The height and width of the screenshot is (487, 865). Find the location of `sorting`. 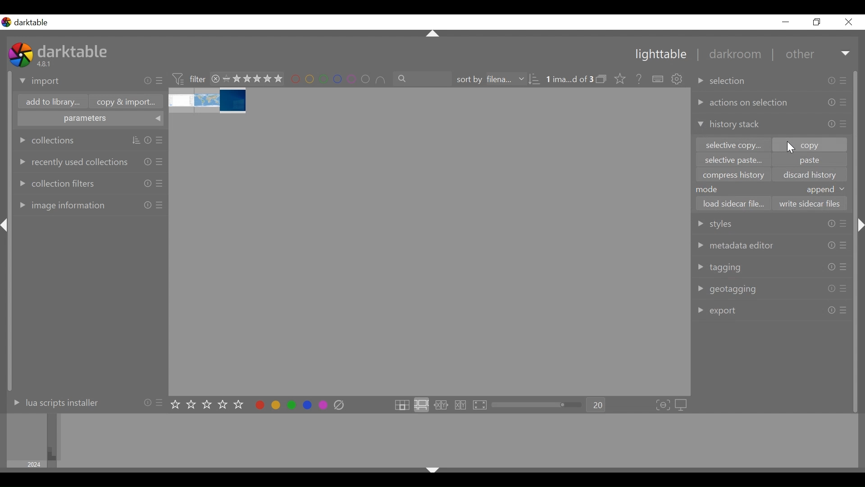

sorting is located at coordinates (136, 141).